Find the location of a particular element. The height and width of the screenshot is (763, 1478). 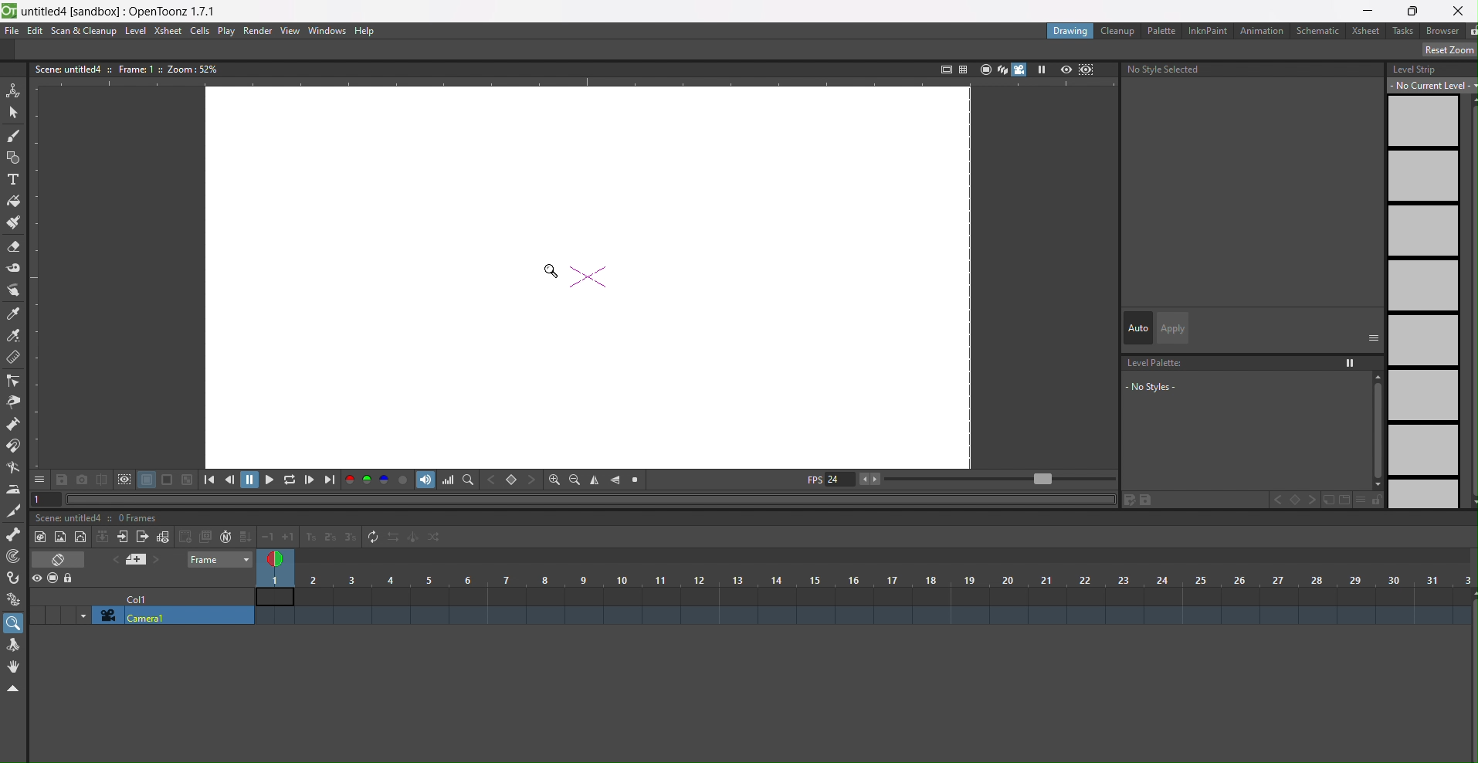

type tool  is located at coordinates (16, 179).